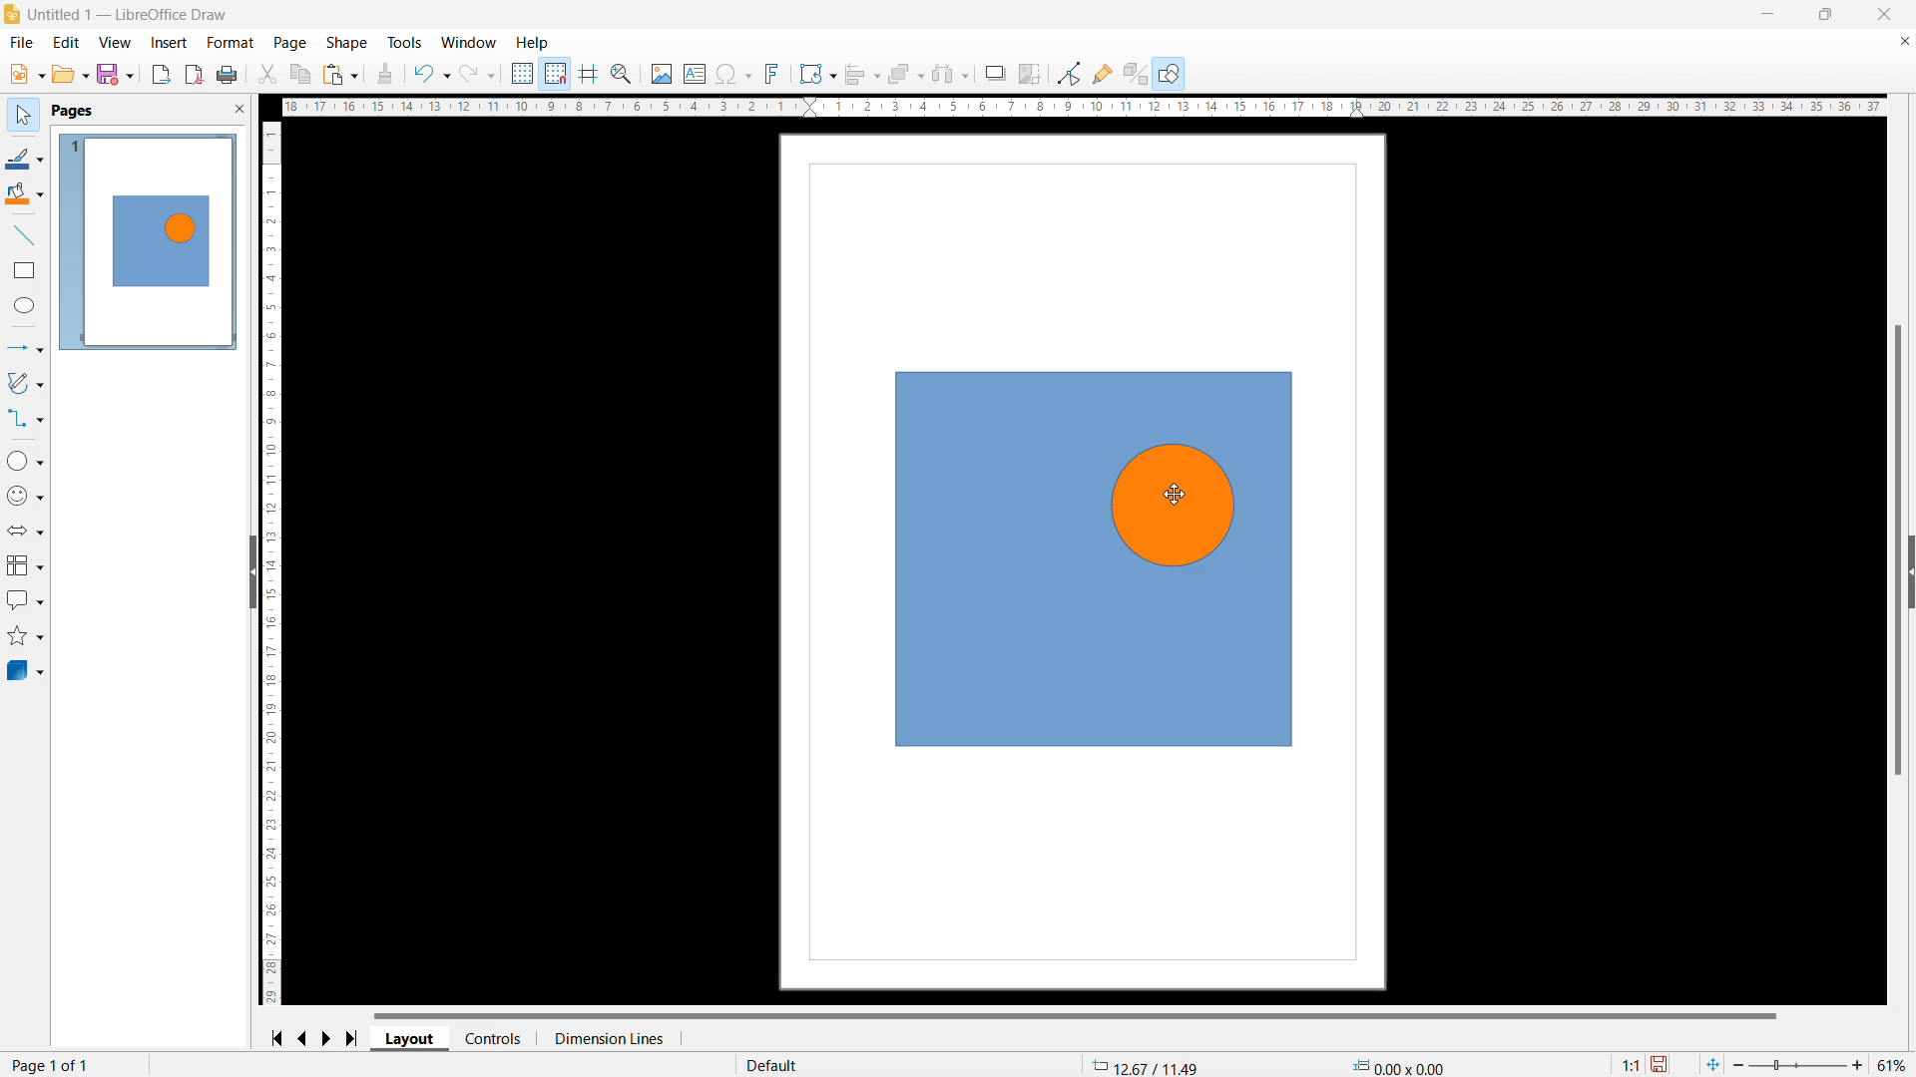  Describe the element at coordinates (555, 75) in the screenshot. I see `snap to grid` at that location.